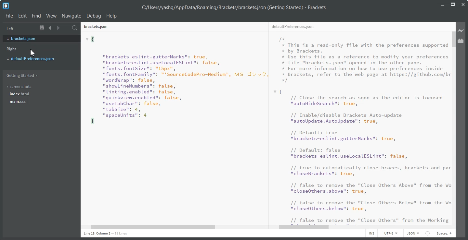 This screenshot has height=240, width=468. Describe the element at coordinates (43, 28) in the screenshot. I see `Show in file tree` at that location.